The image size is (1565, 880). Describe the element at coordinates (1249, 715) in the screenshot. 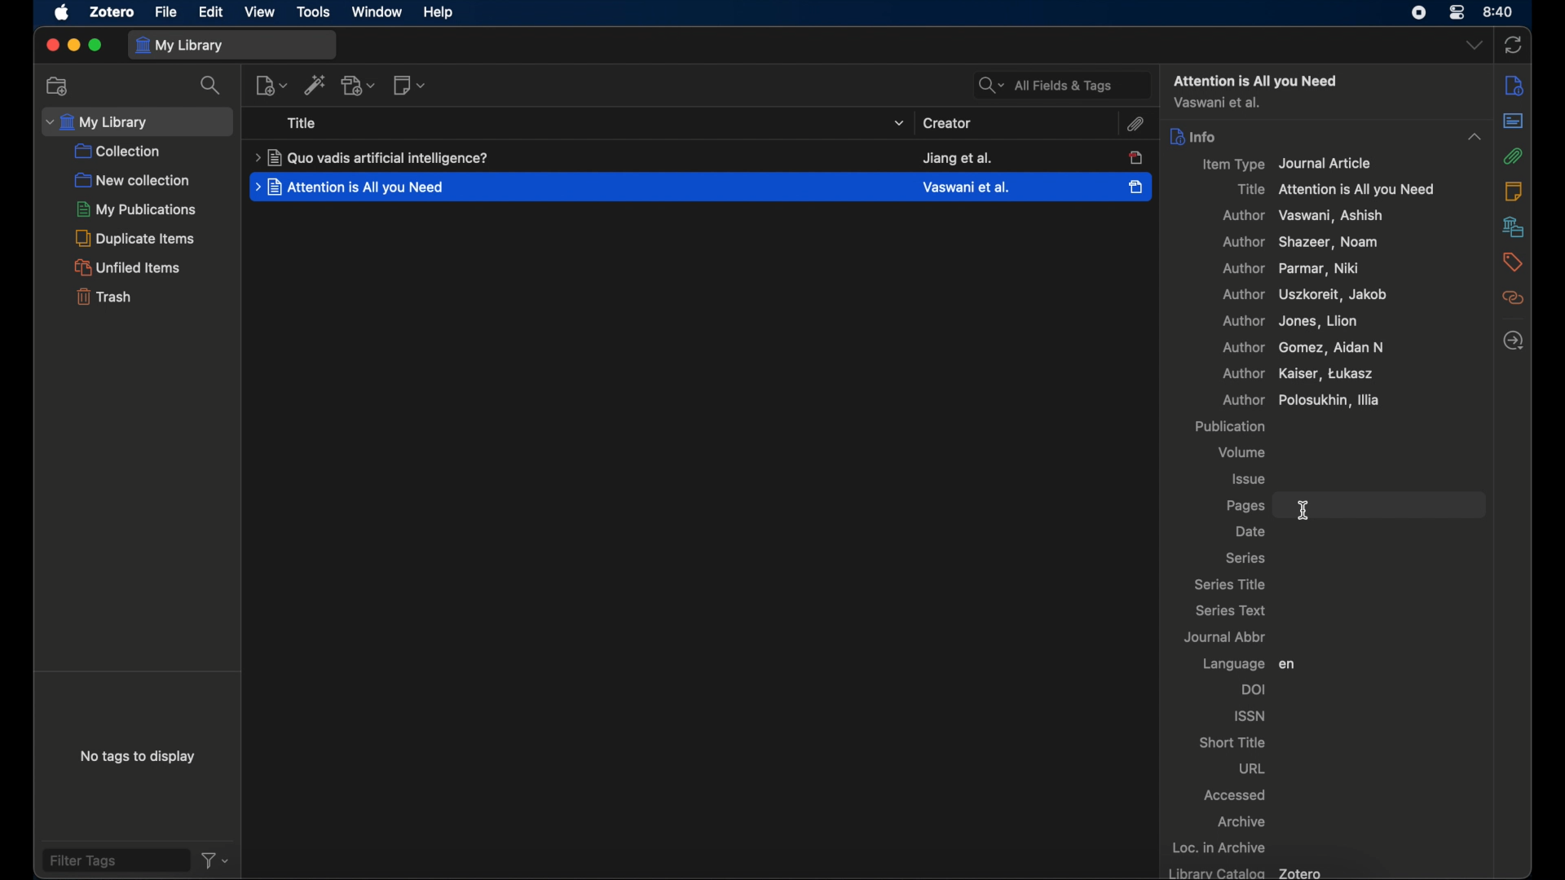

I see `issn` at that location.